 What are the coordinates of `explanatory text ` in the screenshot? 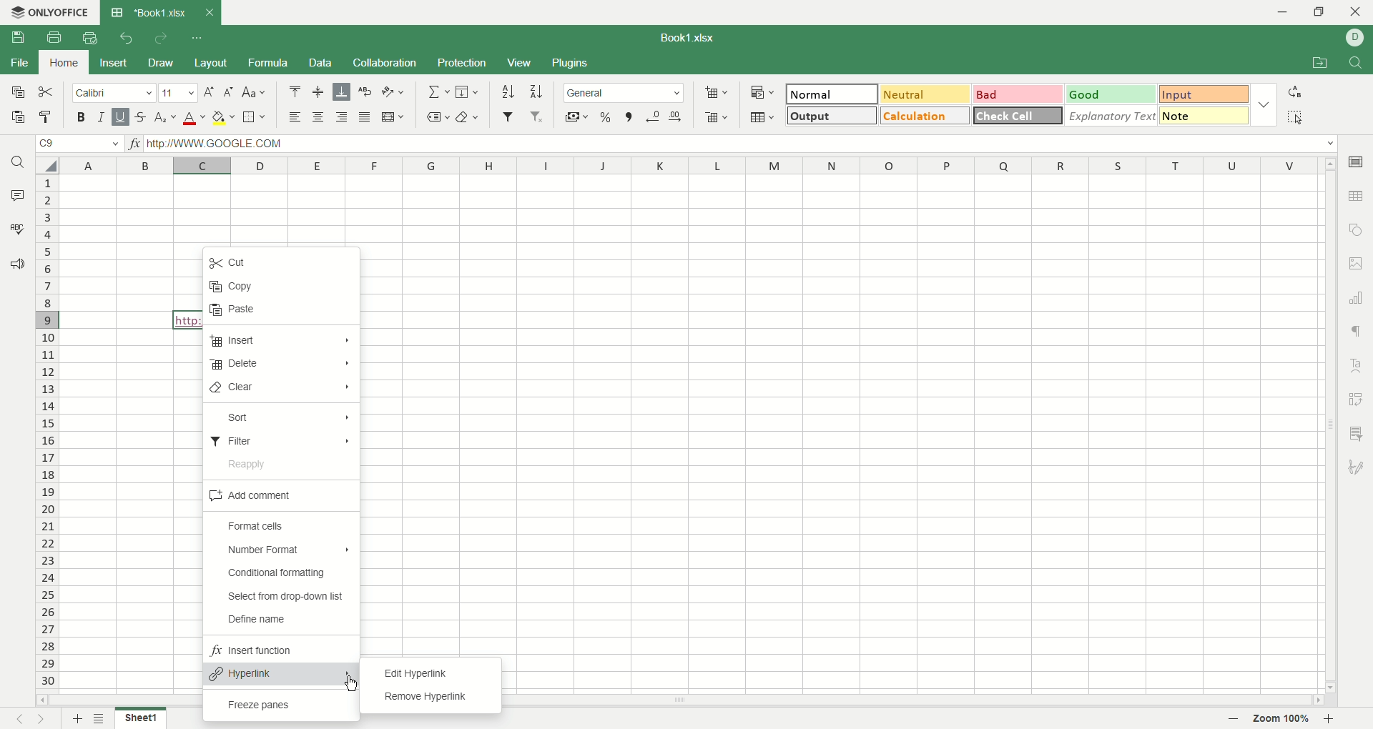 It's located at (1112, 116).